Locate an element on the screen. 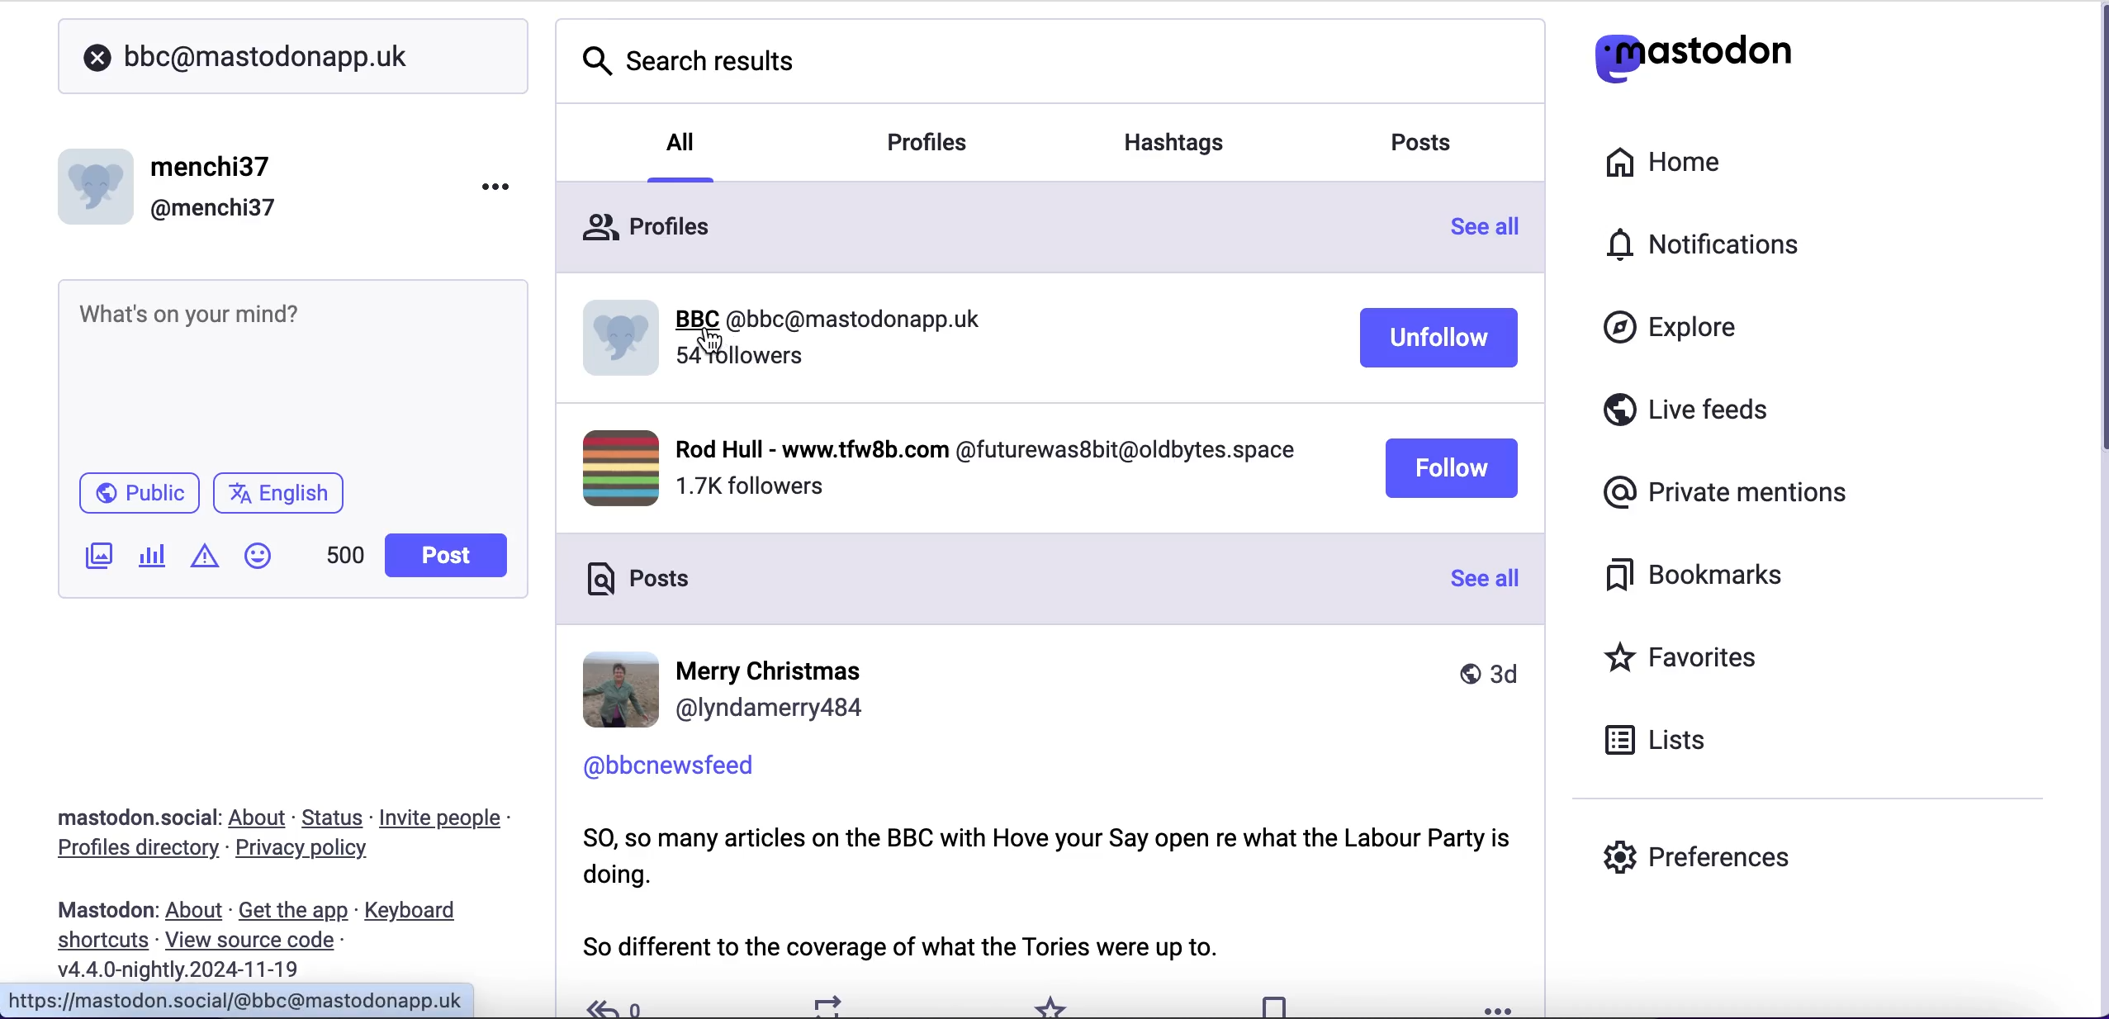  mastodon logo is located at coordinates (1693, 54).